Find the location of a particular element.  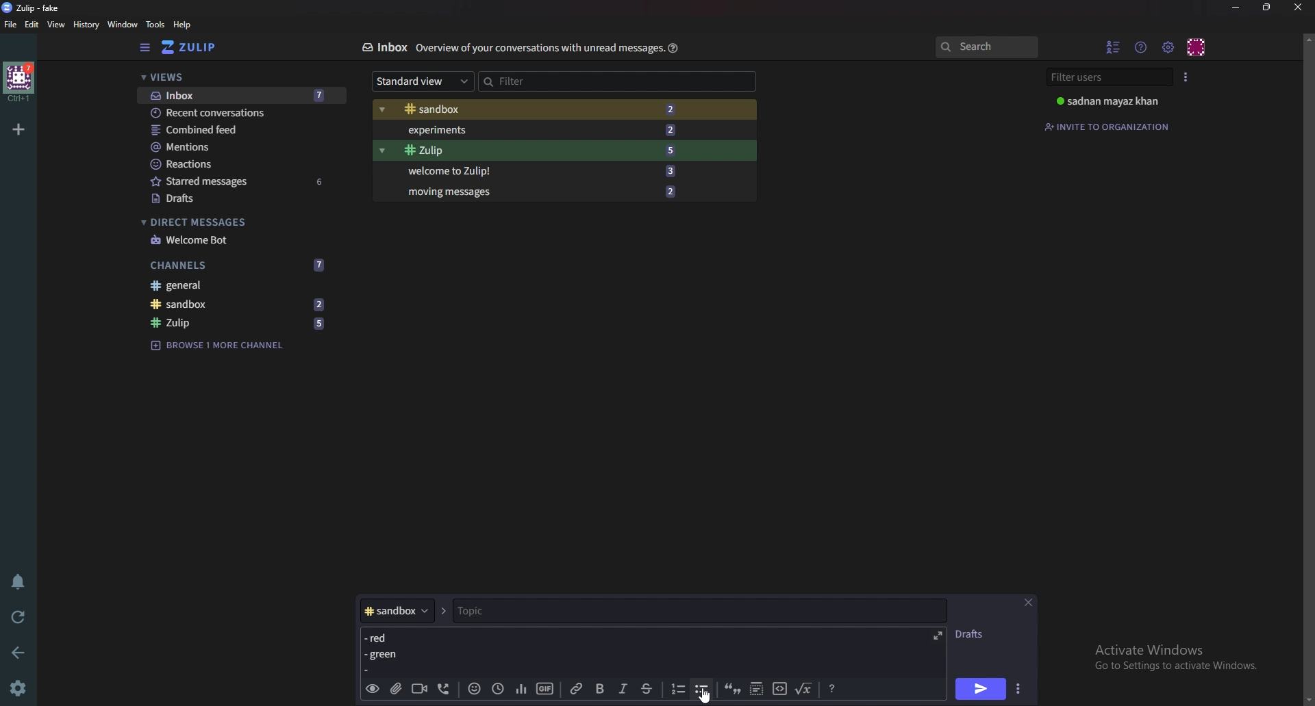

Inbox is located at coordinates (384, 47).